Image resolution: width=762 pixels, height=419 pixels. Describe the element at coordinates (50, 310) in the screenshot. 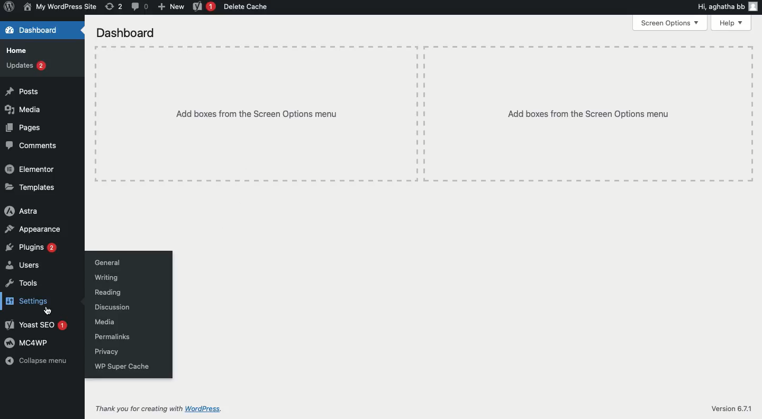

I see `cursor` at that location.